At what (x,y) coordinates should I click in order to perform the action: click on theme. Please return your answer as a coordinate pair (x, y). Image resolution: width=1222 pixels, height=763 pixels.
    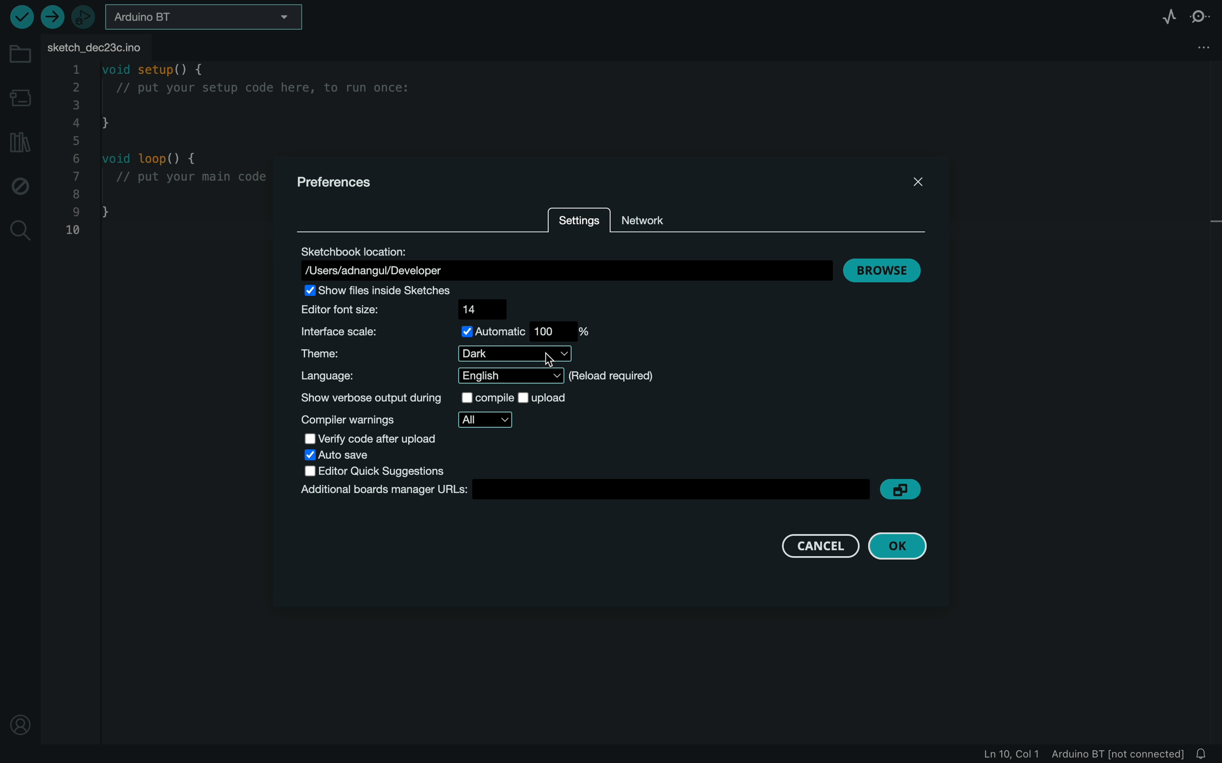
    Looking at the image, I should click on (441, 354).